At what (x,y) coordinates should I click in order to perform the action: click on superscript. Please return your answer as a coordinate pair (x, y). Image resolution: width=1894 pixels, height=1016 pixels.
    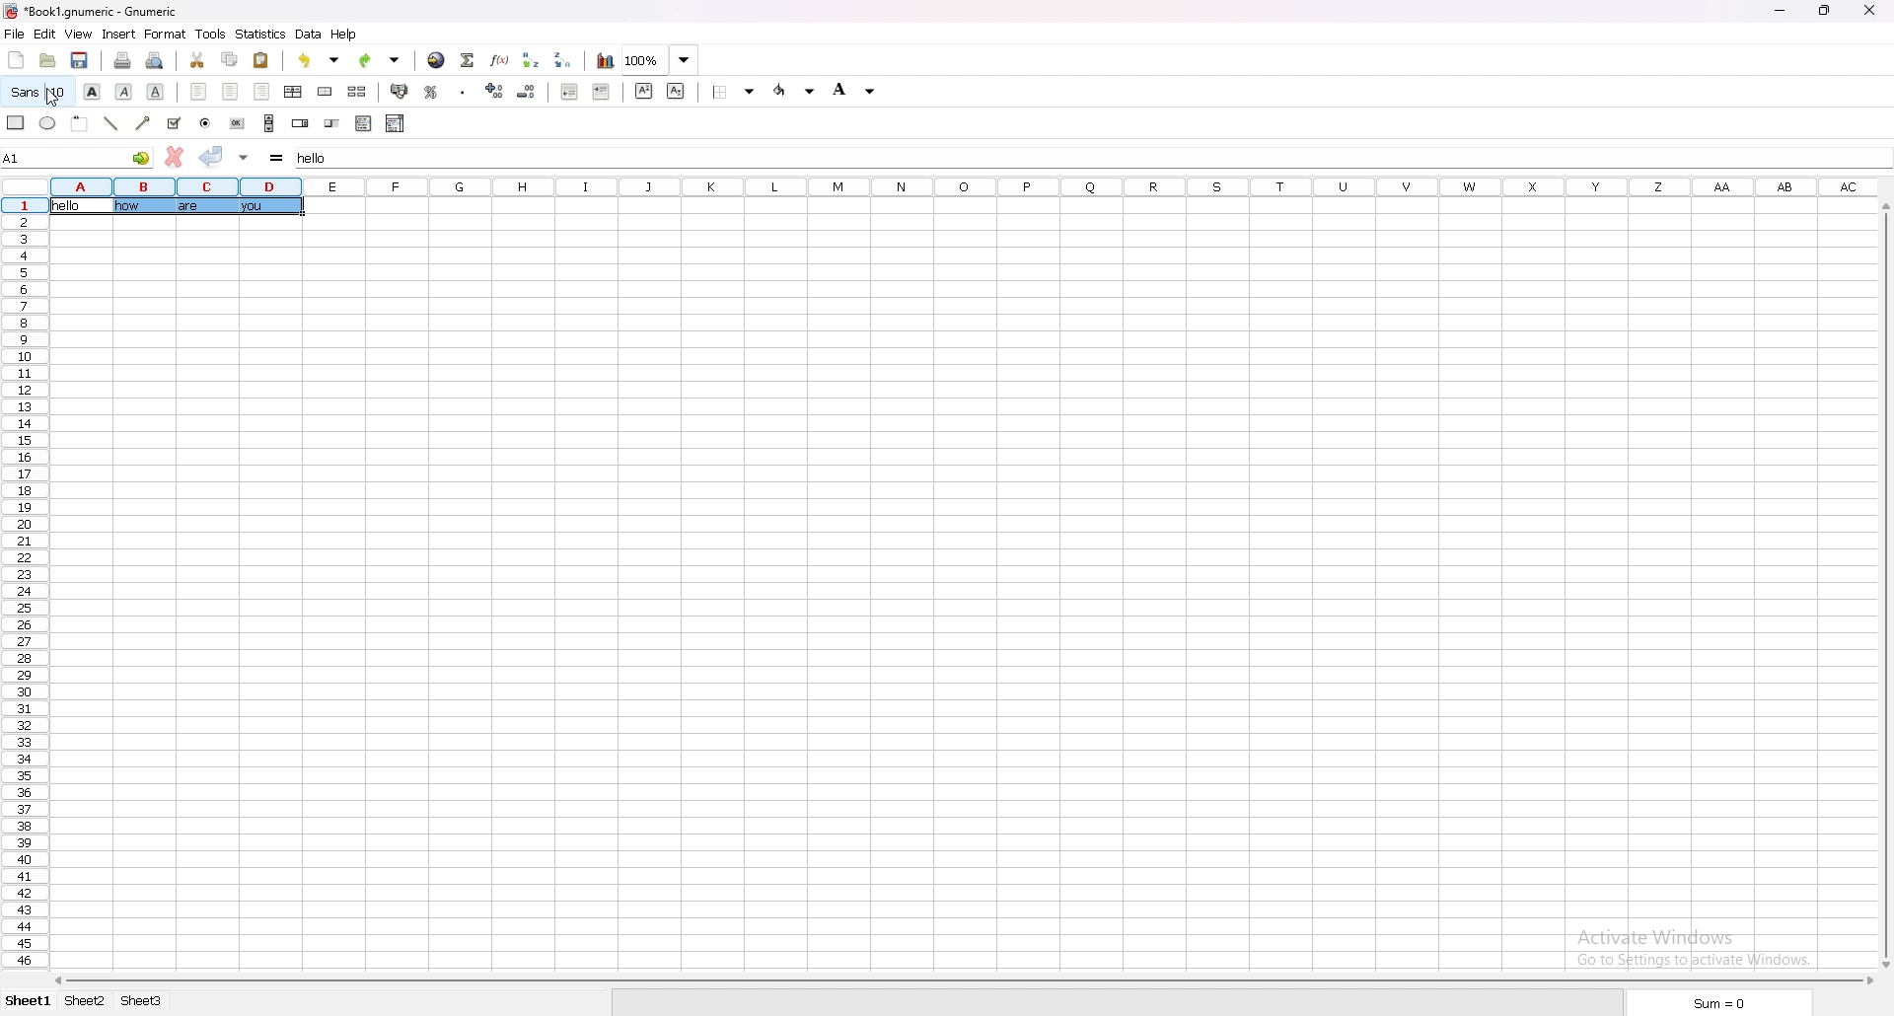
    Looking at the image, I should click on (643, 90).